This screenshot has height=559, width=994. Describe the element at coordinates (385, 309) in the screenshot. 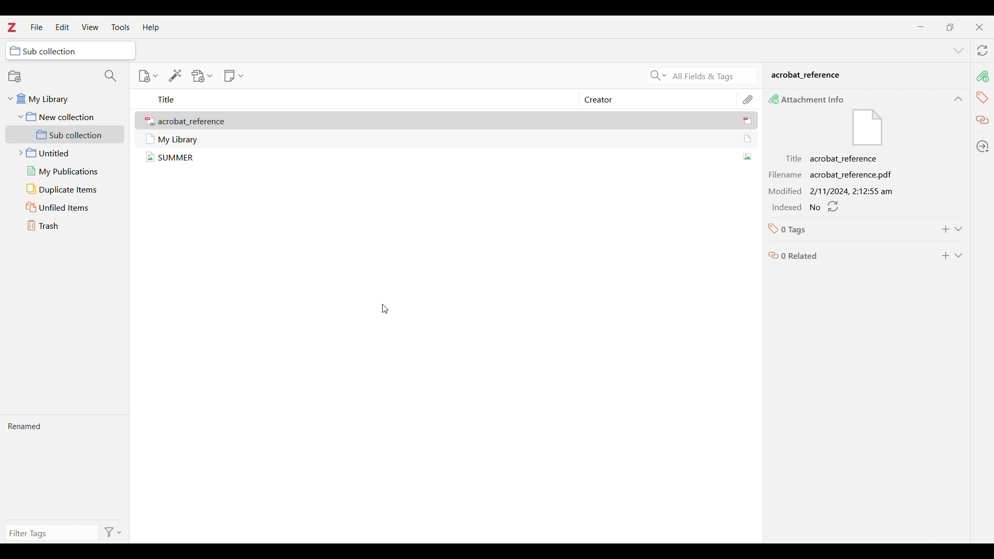

I see `Cursor ` at that location.